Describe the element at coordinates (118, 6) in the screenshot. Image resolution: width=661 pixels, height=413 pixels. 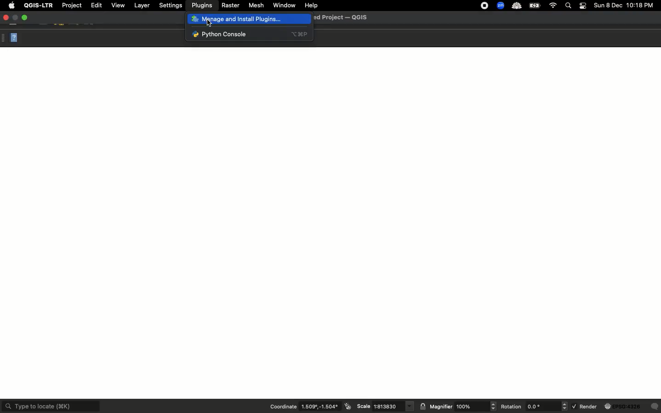
I see `View` at that location.